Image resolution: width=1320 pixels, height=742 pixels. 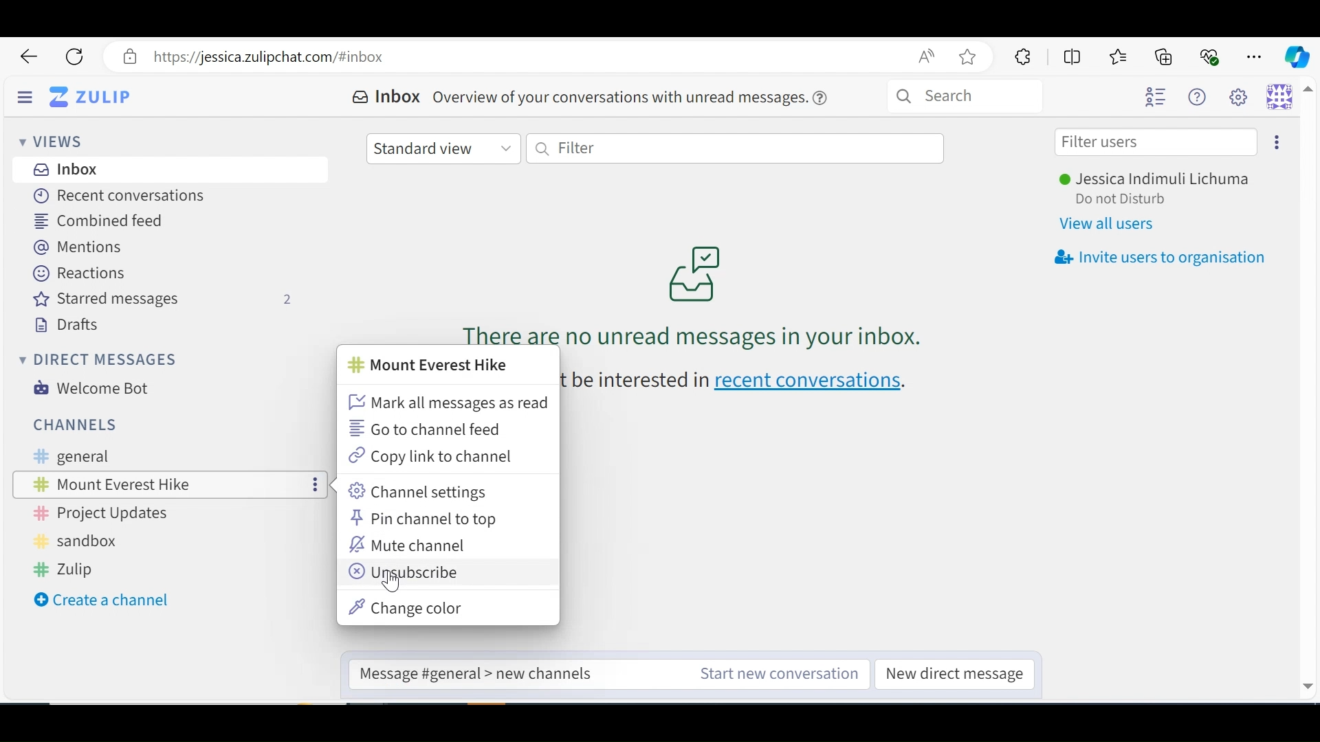 What do you see at coordinates (989, 98) in the screenshot?
I see `Search` at bounding box center [989, 98].